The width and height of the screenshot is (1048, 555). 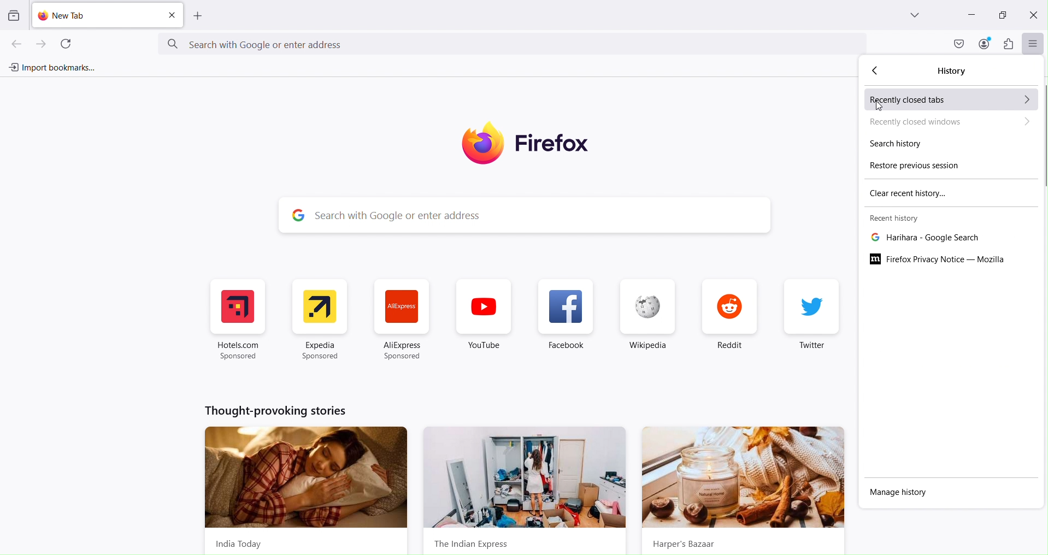 I want to click on Firefox logo, so click(x=533, y=143).